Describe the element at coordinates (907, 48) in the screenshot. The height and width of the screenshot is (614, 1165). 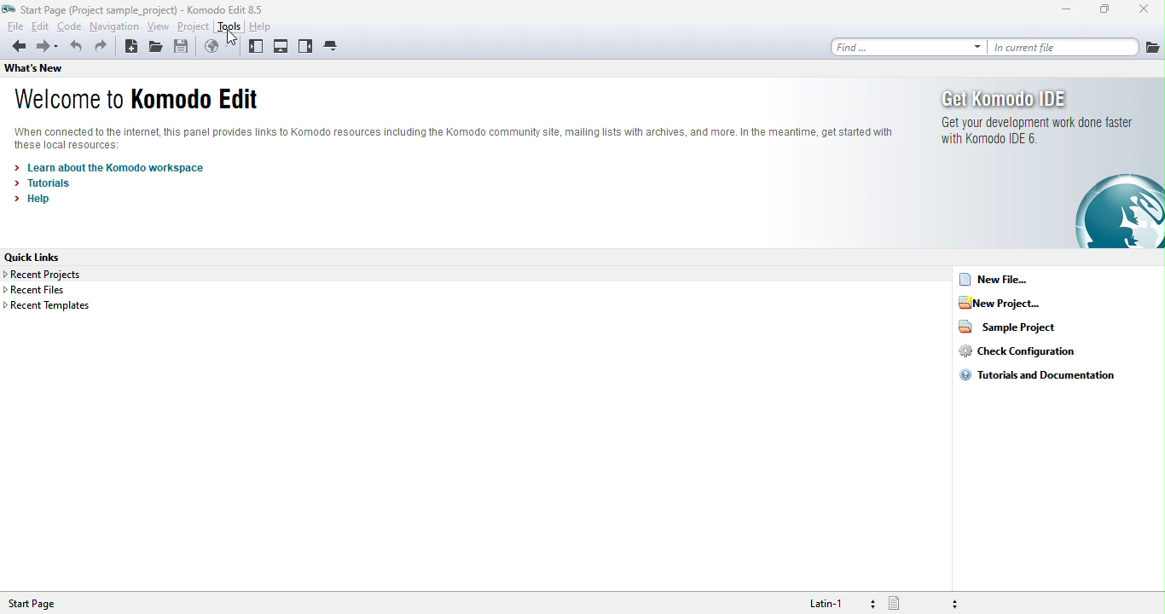
I see `find` at that location.